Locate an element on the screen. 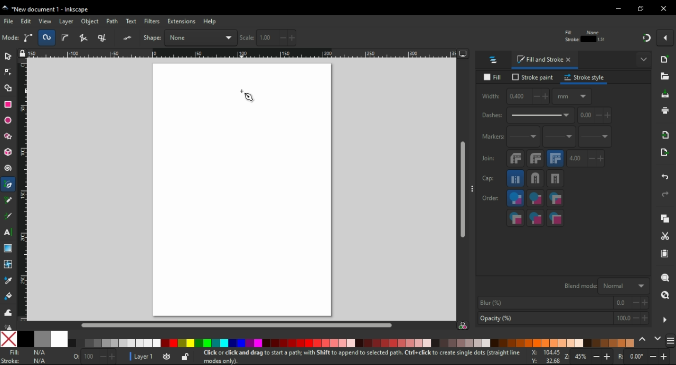 The width and height of the screenshot is (676, 365). stroke style is located at coordinates (585, 78).